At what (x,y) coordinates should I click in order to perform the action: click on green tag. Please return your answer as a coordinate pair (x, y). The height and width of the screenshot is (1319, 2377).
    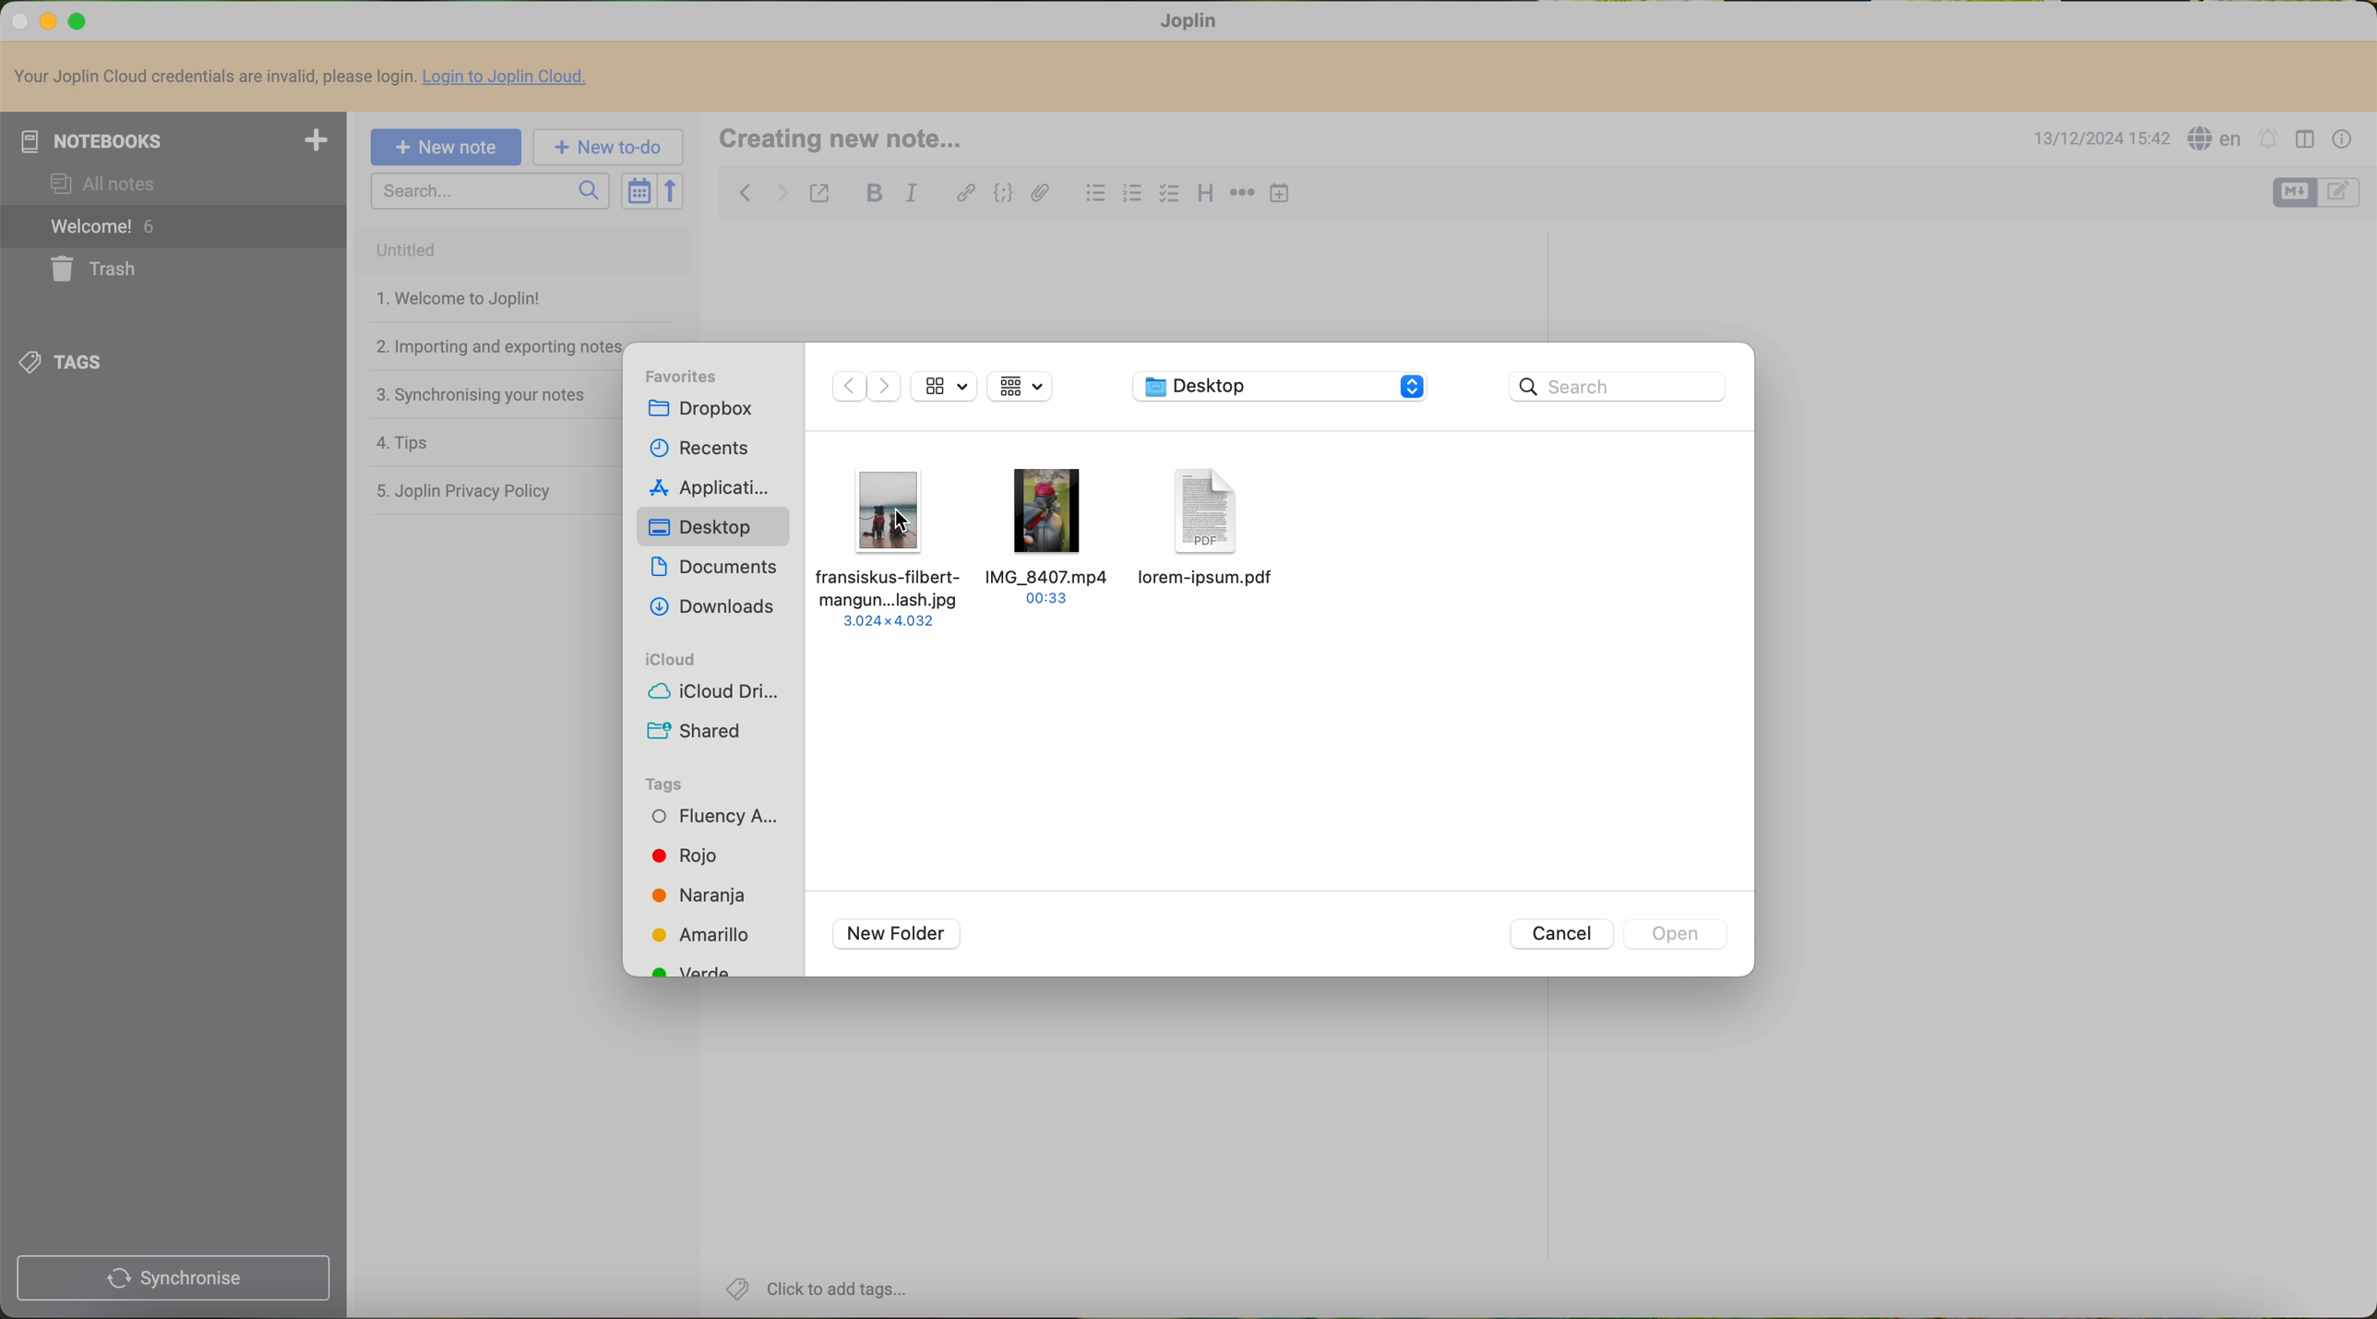
    Looking at the image, I should click on (706, 968).